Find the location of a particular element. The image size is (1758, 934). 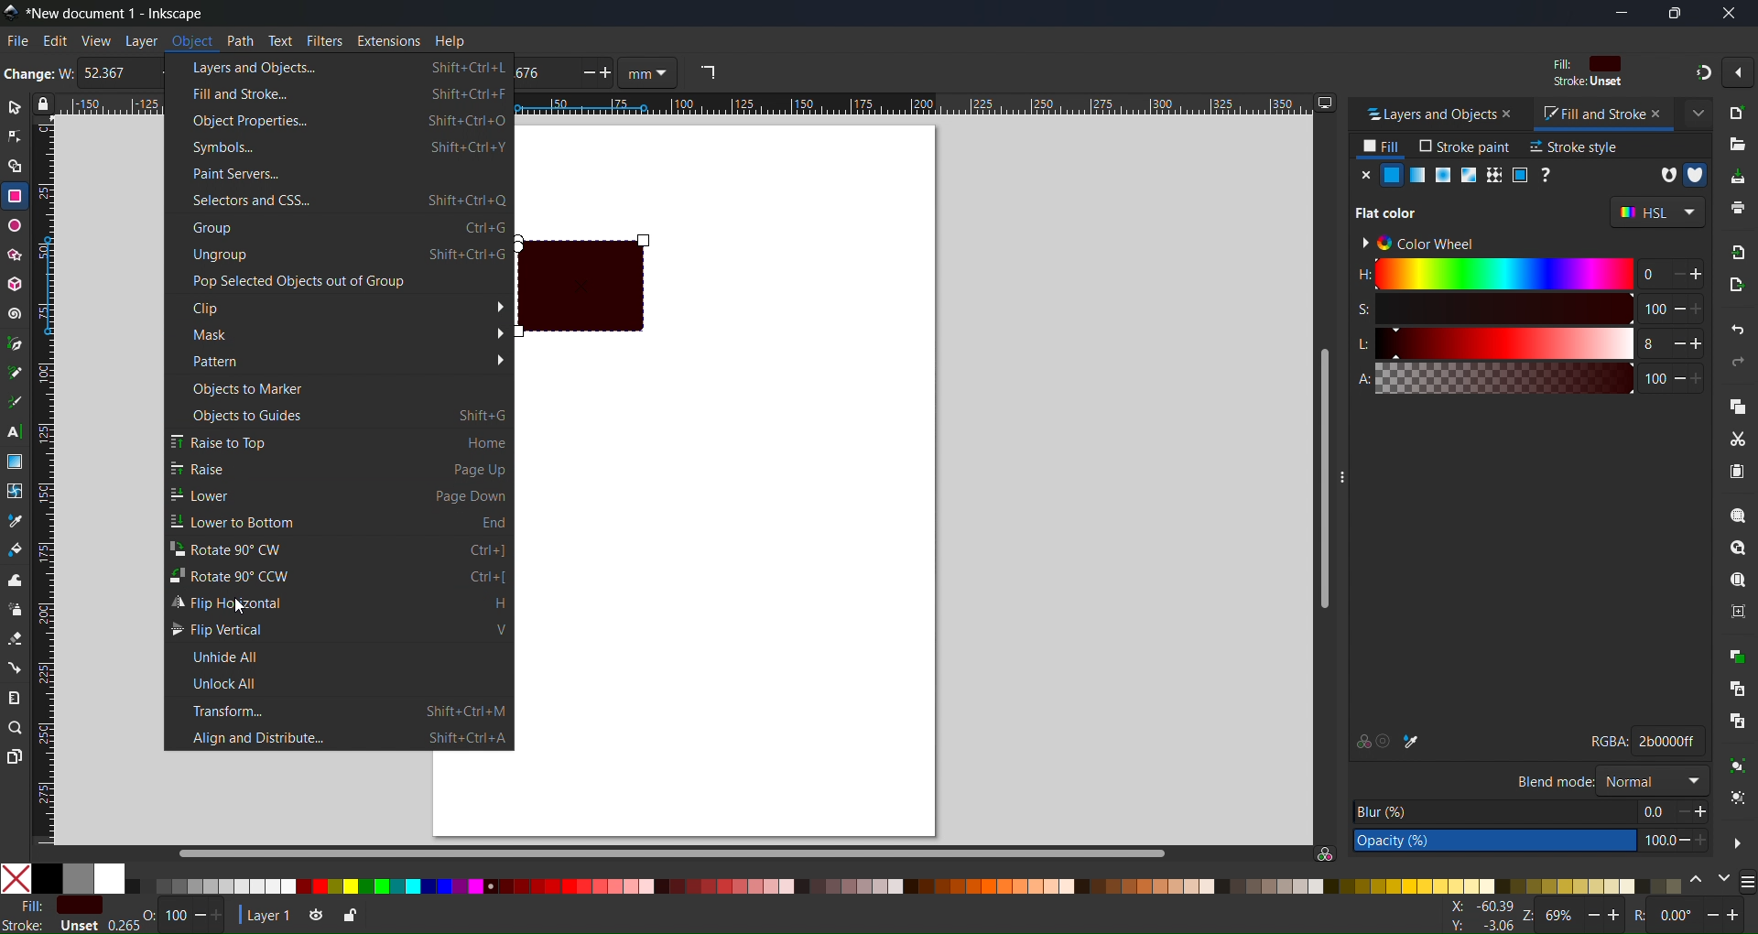

increase alpha is located at coordinates (1702, 376).